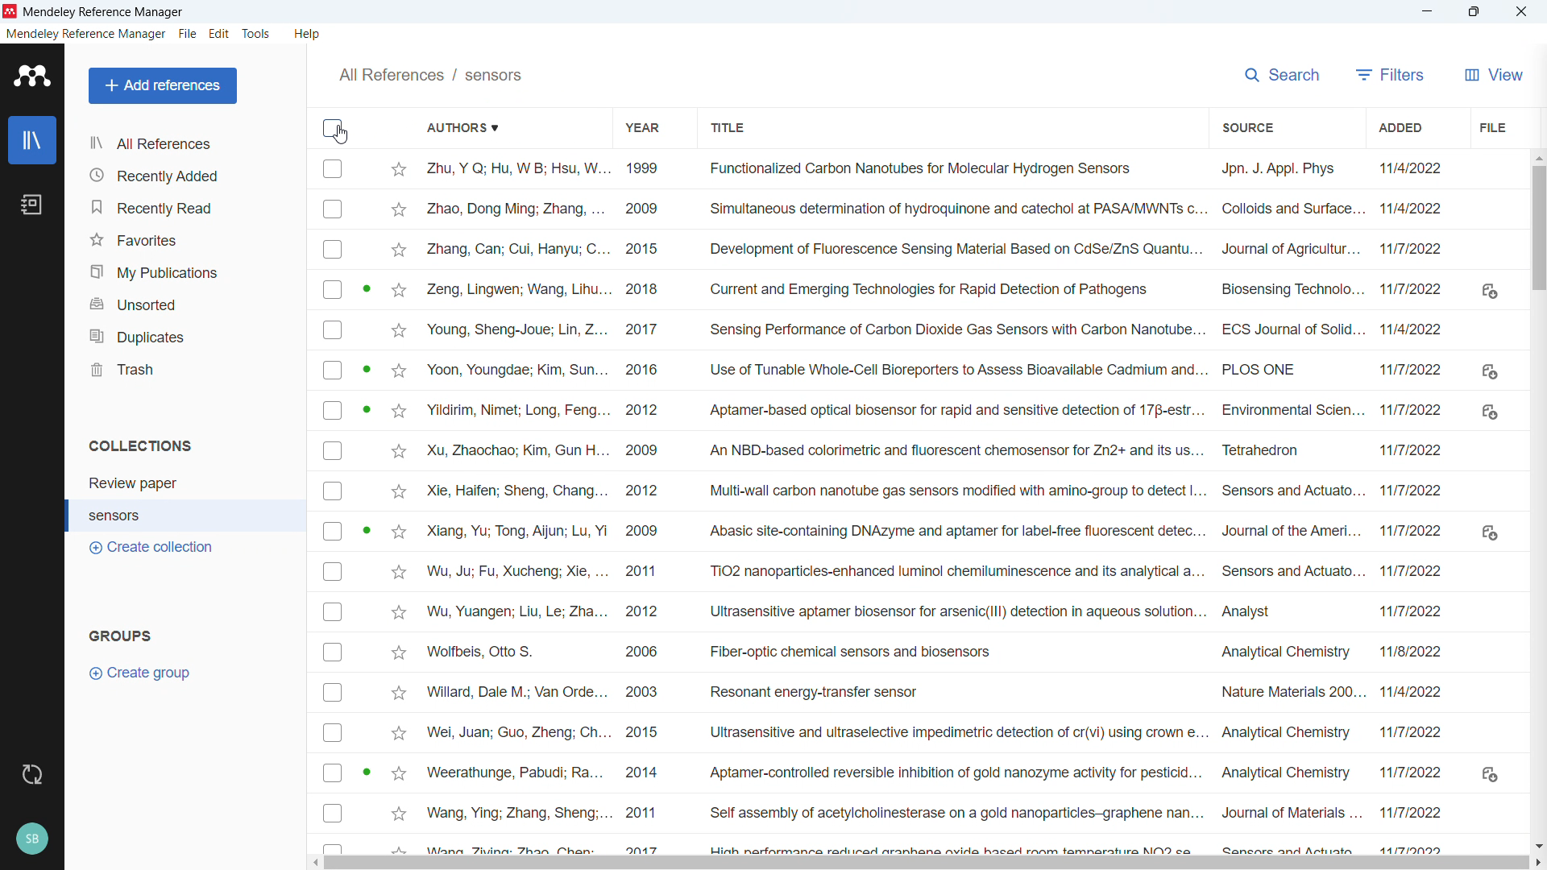  I want to click on trash, so click(184, 369).